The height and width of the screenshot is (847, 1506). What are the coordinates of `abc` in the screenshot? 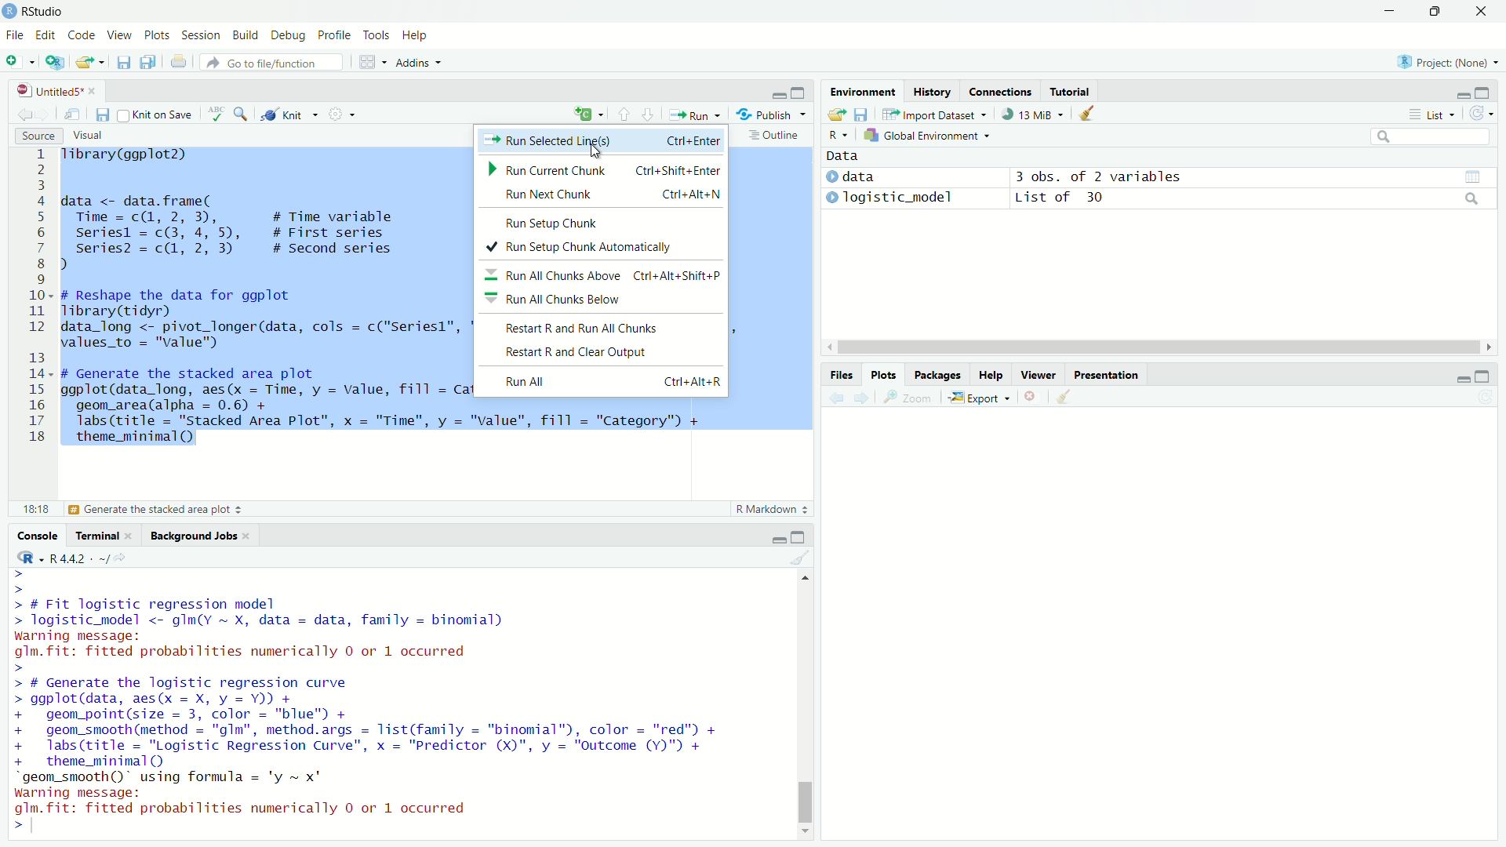 It's located at (216, 115).